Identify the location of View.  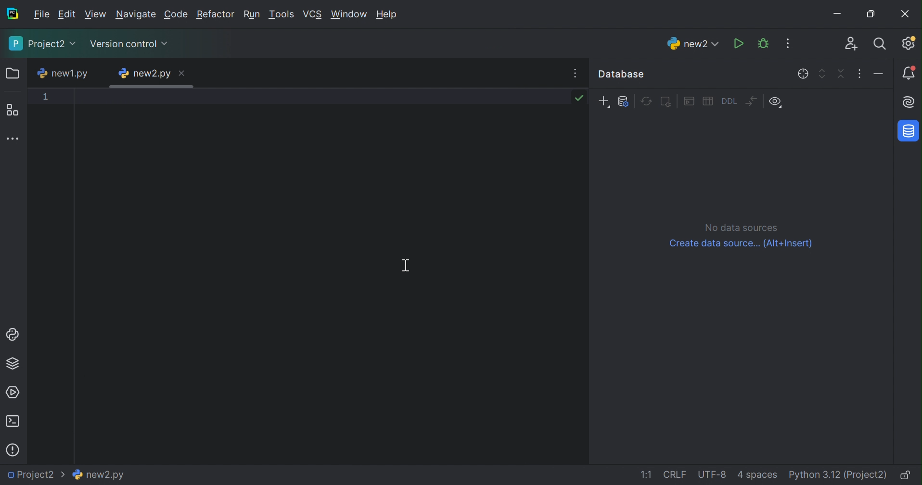
(95, 15).